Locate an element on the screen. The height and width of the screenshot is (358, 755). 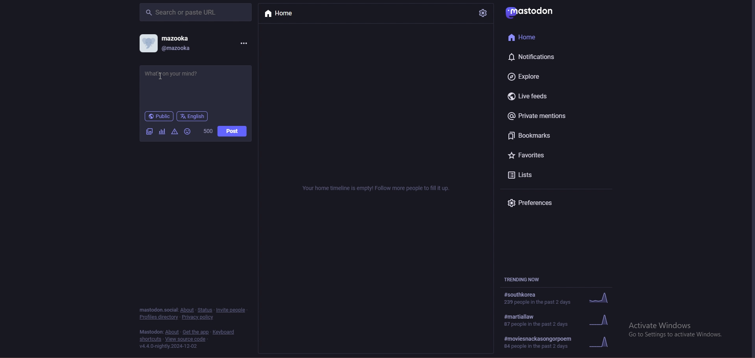
info is located at coordinates (377, 188).